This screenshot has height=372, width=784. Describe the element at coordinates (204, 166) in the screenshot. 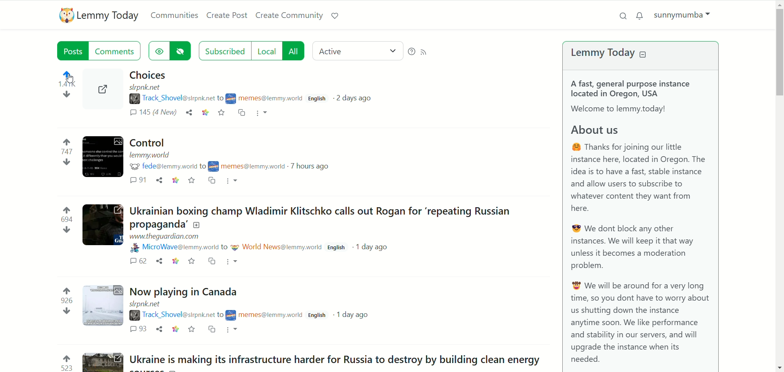

I see `to` at that location.